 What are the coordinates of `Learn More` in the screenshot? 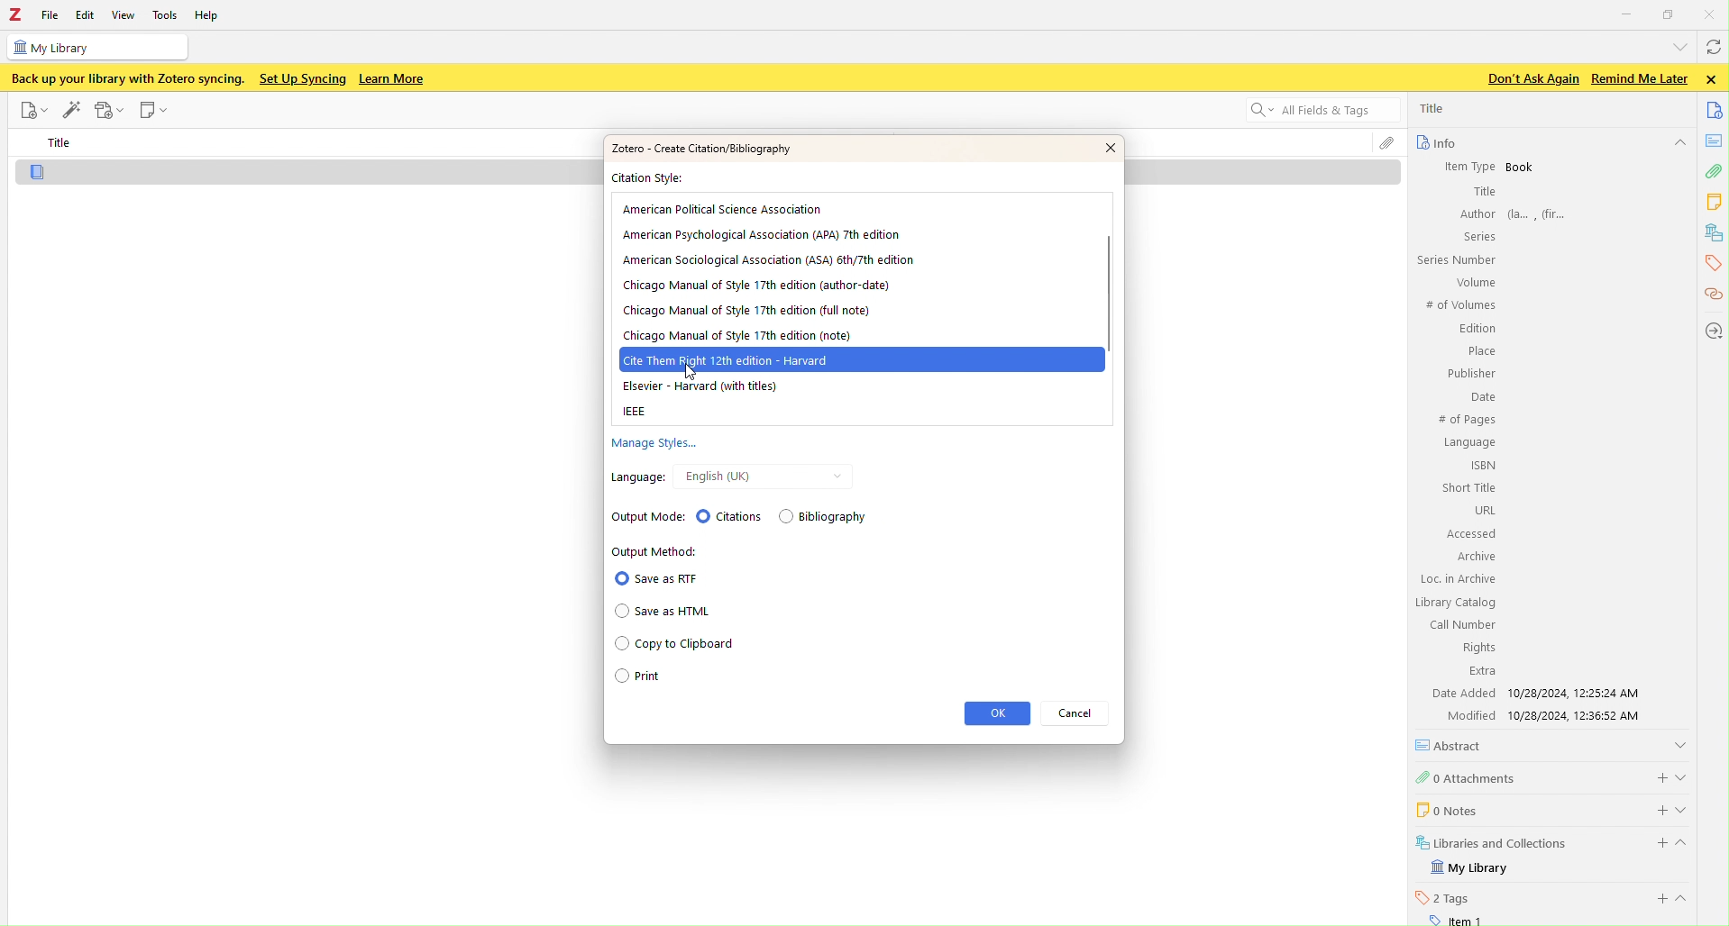 It's located at (394, 79).